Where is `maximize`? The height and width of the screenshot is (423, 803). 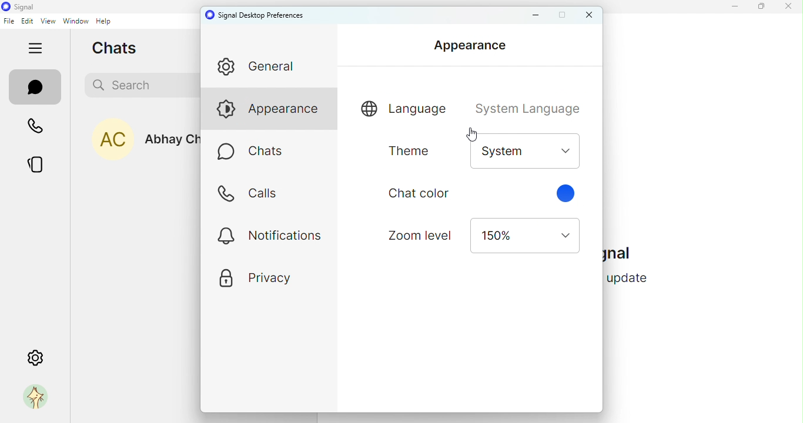
maximize is located at coordinates (764, 9).